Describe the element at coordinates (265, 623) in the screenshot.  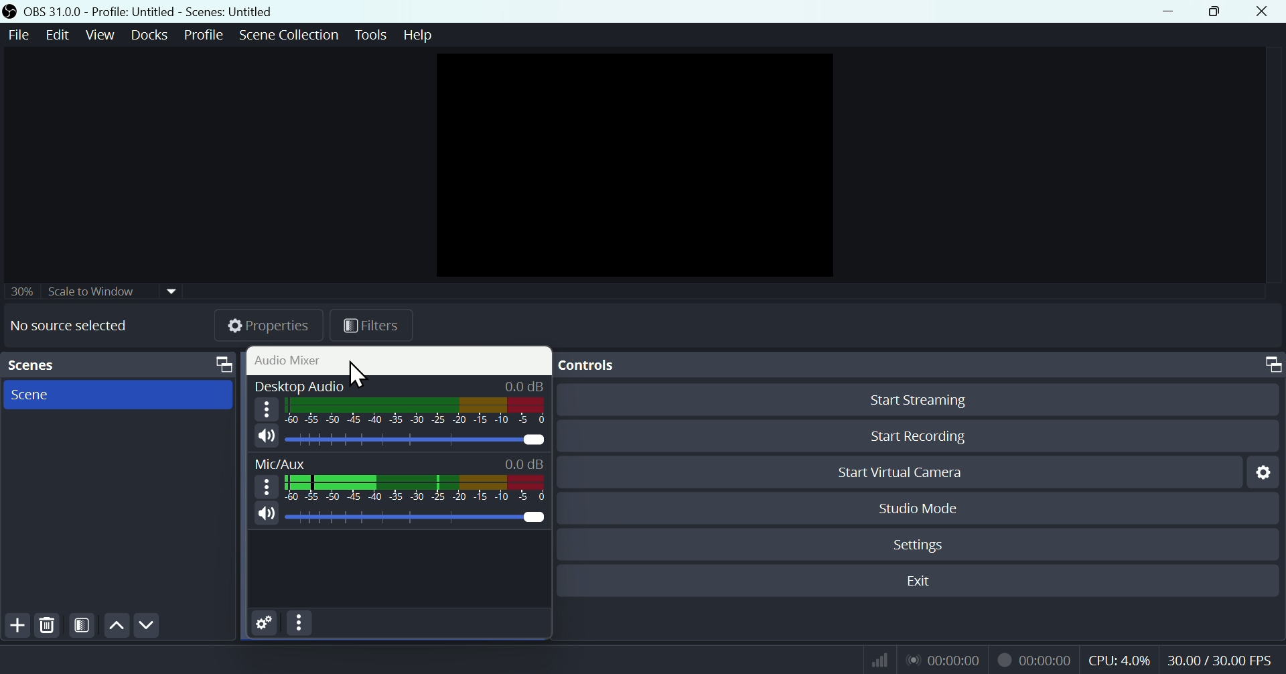
I see `Settings` at that location.